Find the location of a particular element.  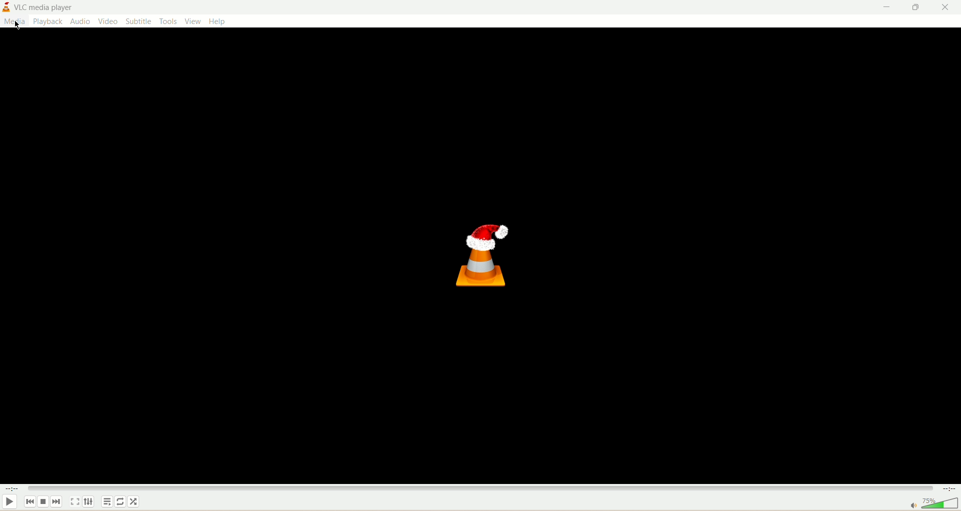

volume bar is located at coordinates (940, 504).